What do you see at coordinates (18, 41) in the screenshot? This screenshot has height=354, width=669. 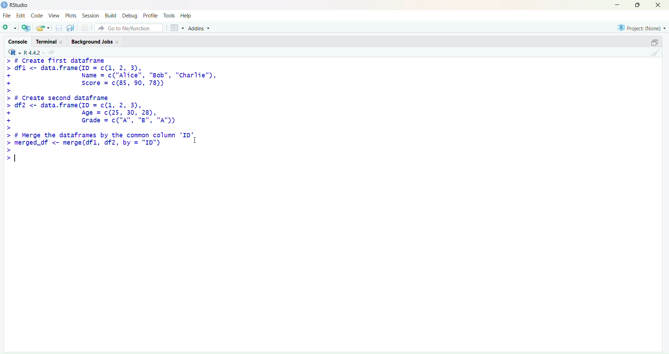 I see `Console` at bounding box center [18, 41].